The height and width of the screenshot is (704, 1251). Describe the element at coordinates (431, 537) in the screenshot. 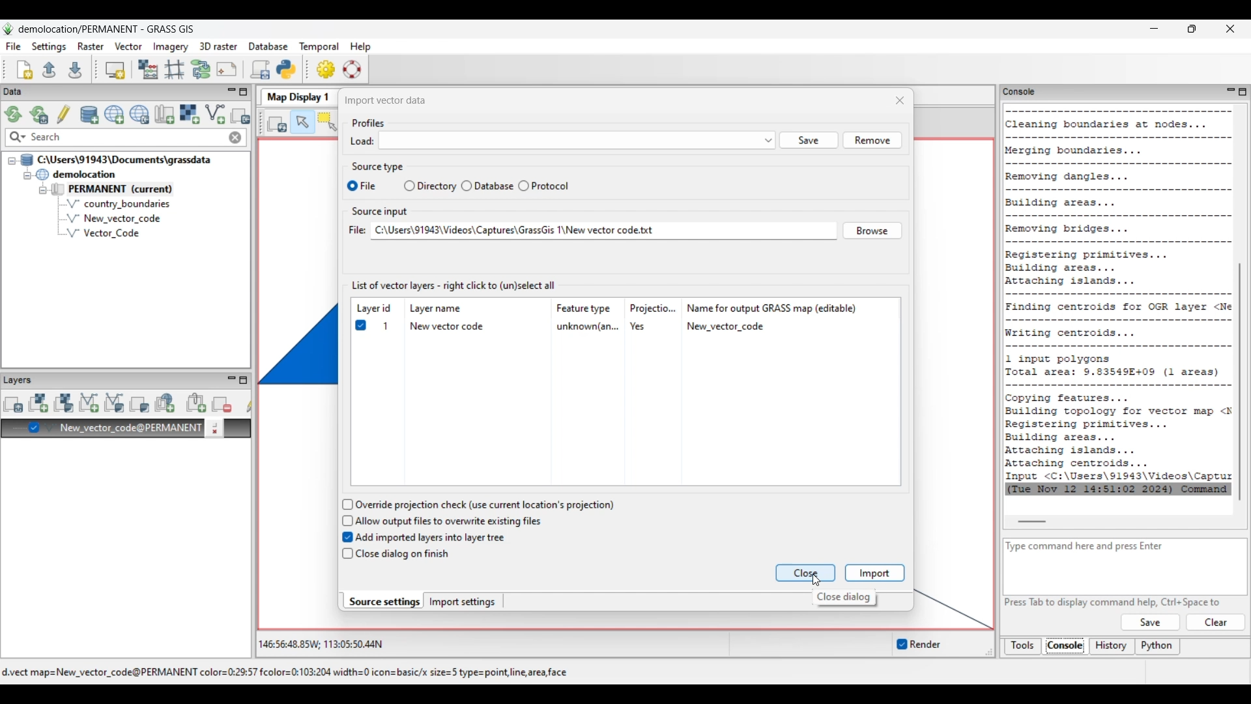

I see `Add imported layers into layer tree` at that location.